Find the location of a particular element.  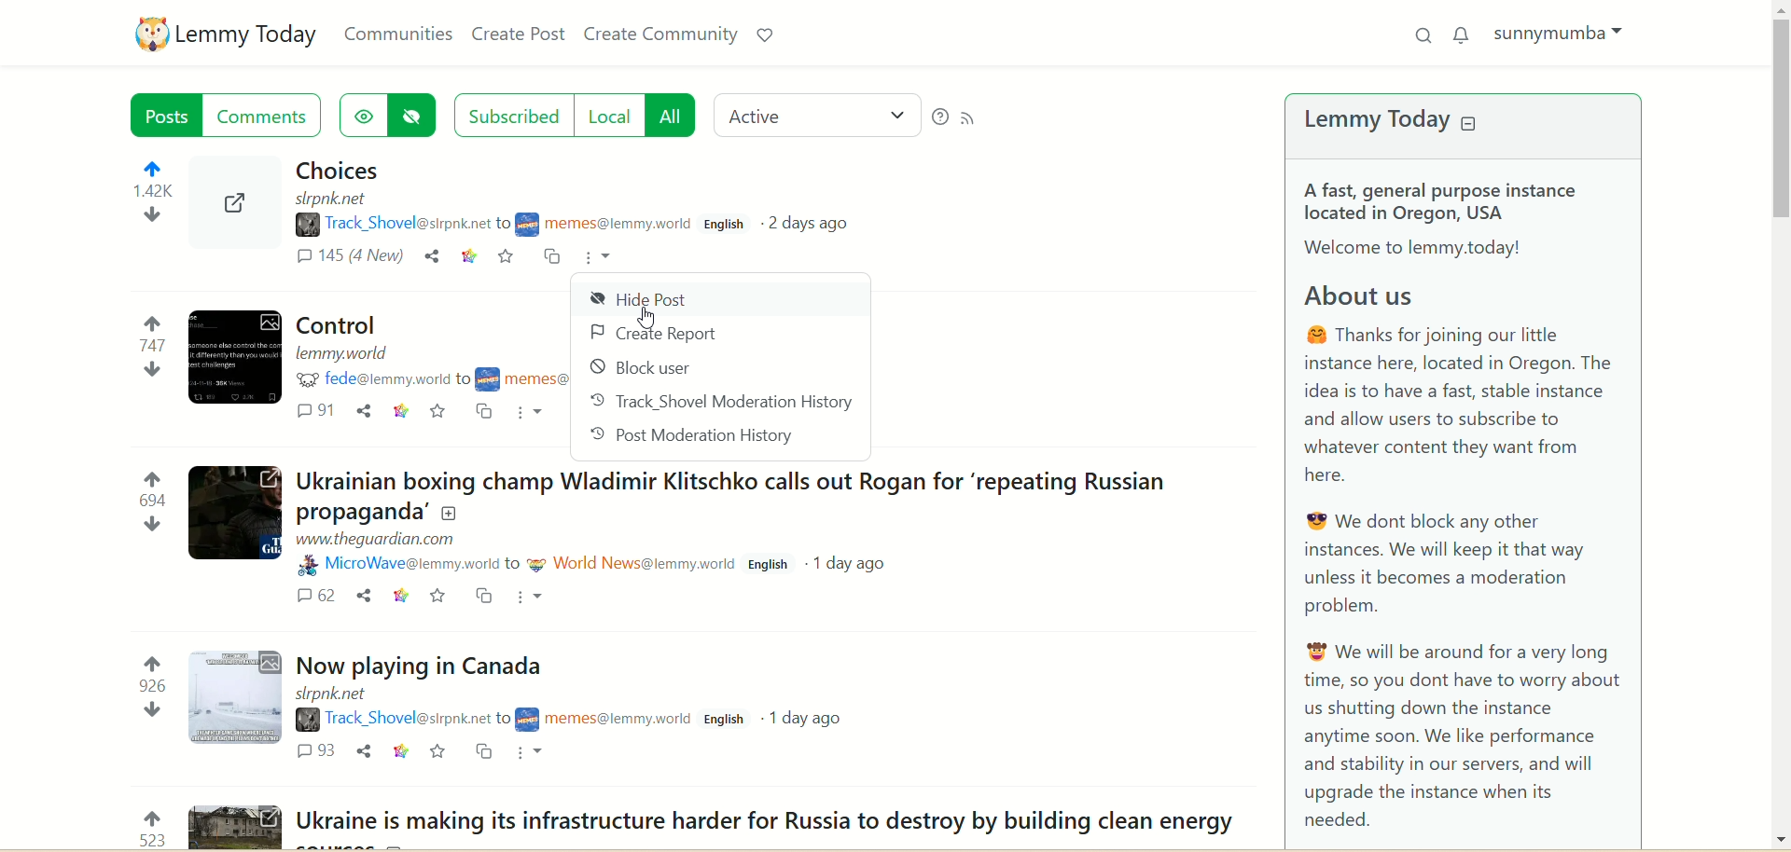

support lemmy is located at coordinates (766, 33).